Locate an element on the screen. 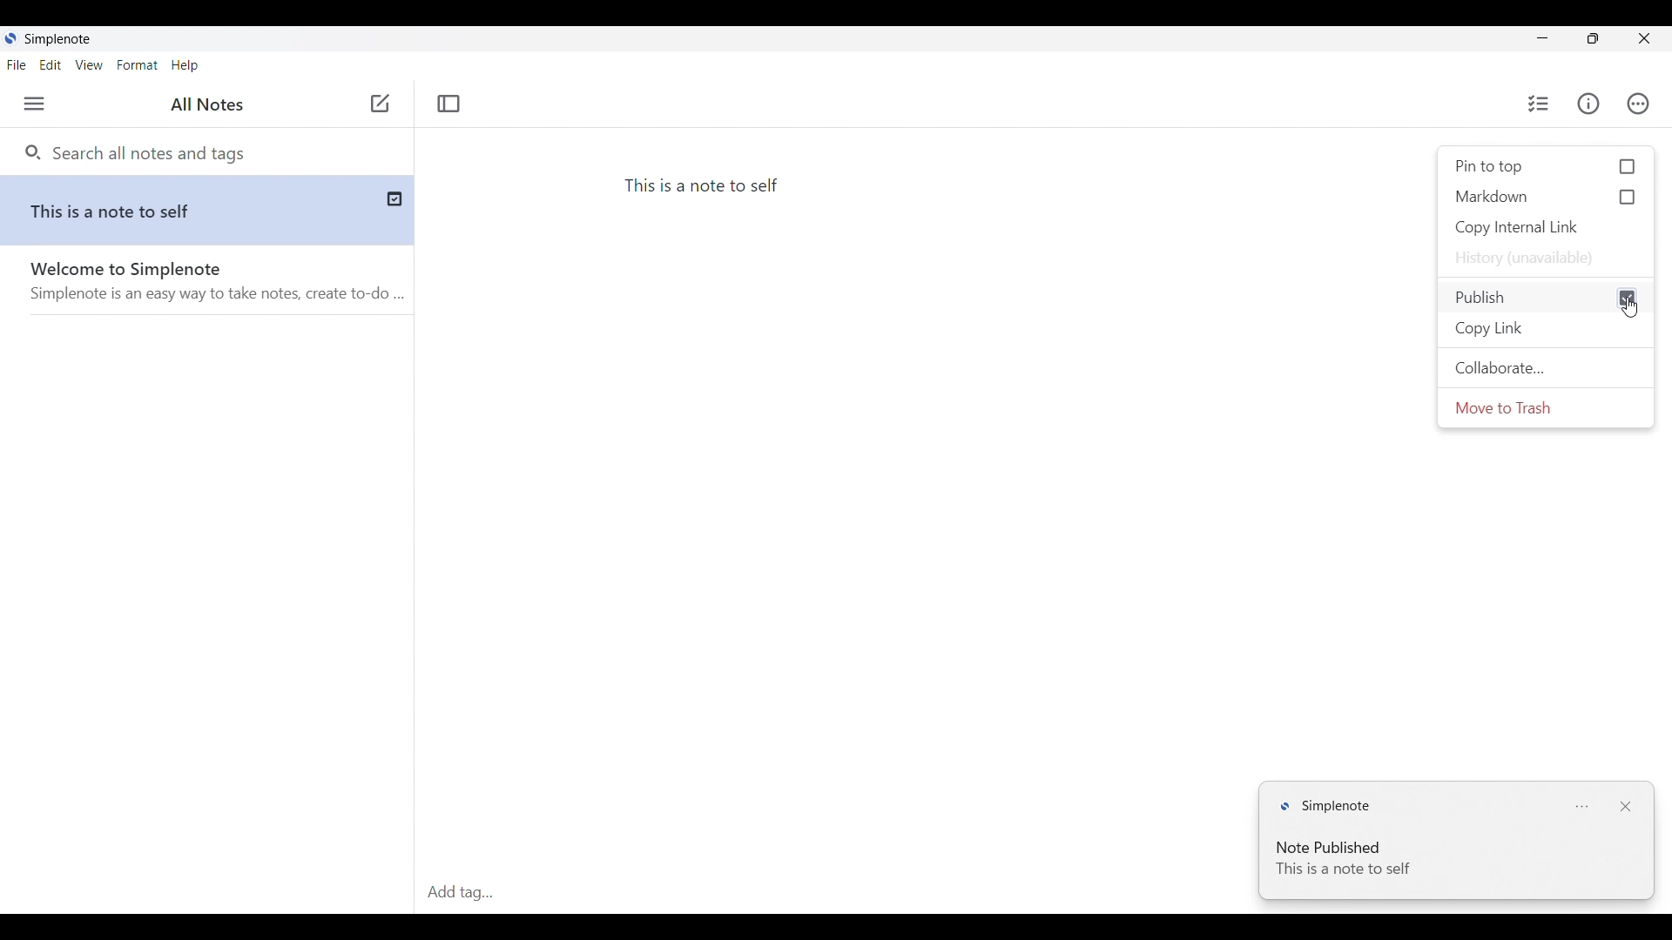 This screenshot has height=940, width=1672. Collaborate is located at coordinates (1545, 368).